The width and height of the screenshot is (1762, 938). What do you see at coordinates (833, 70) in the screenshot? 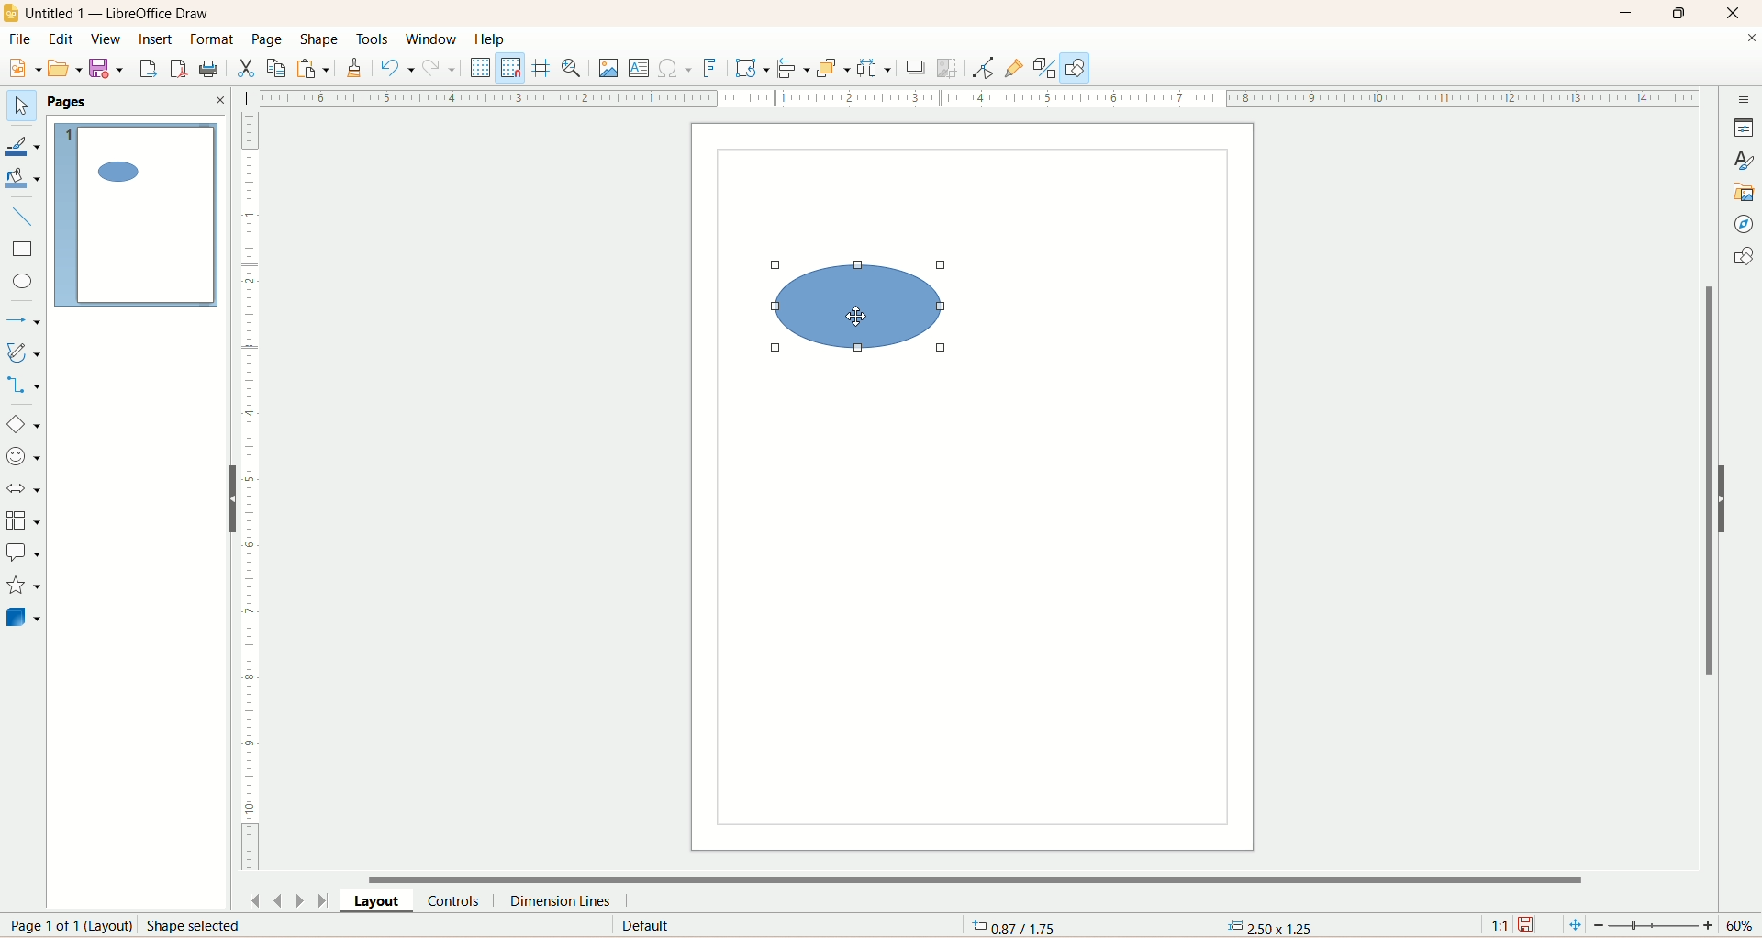
I see `arrange` at bounding box center [833, 70].